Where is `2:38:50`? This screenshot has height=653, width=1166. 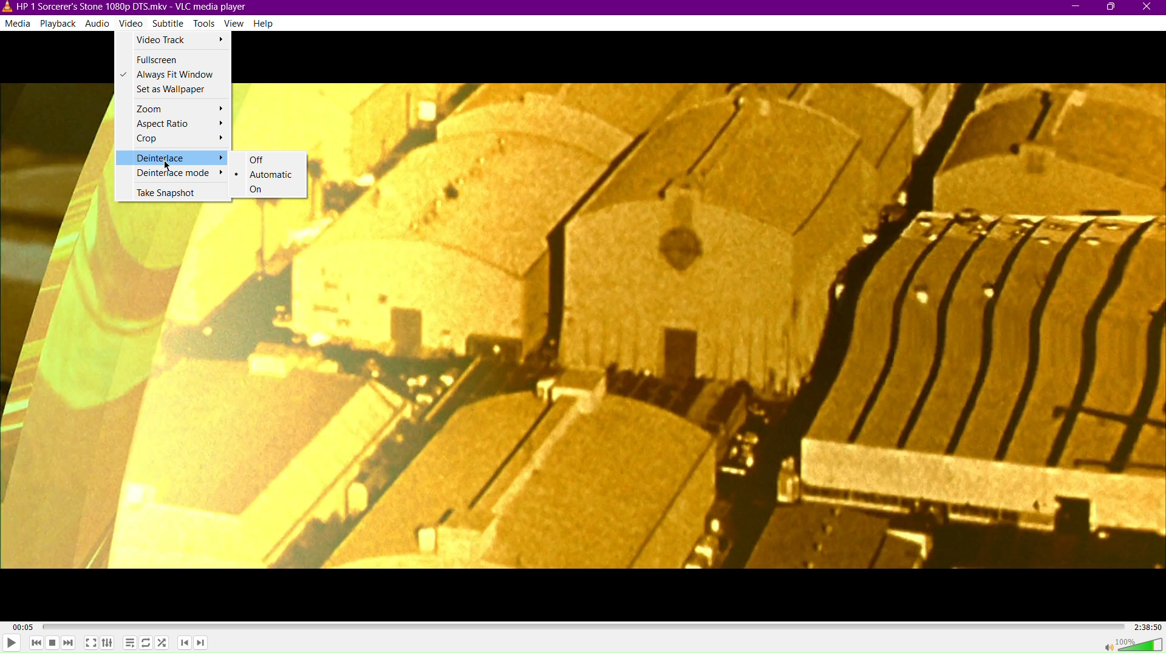
2:38:50 is located at coordinates (1149, 625).